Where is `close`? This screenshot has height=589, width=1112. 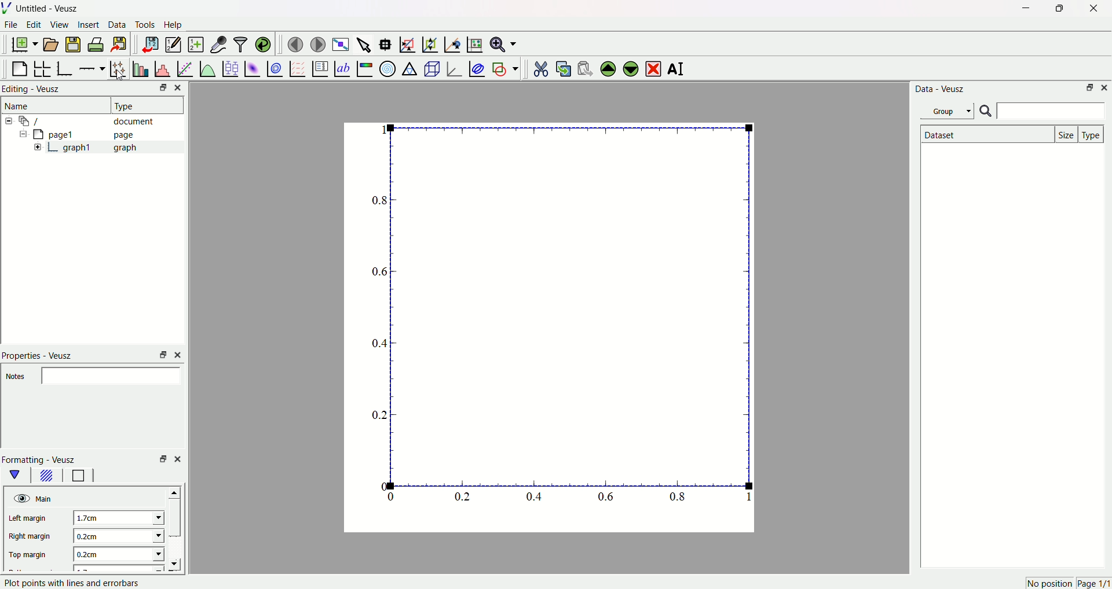
close is located at coordinates (178, 458).